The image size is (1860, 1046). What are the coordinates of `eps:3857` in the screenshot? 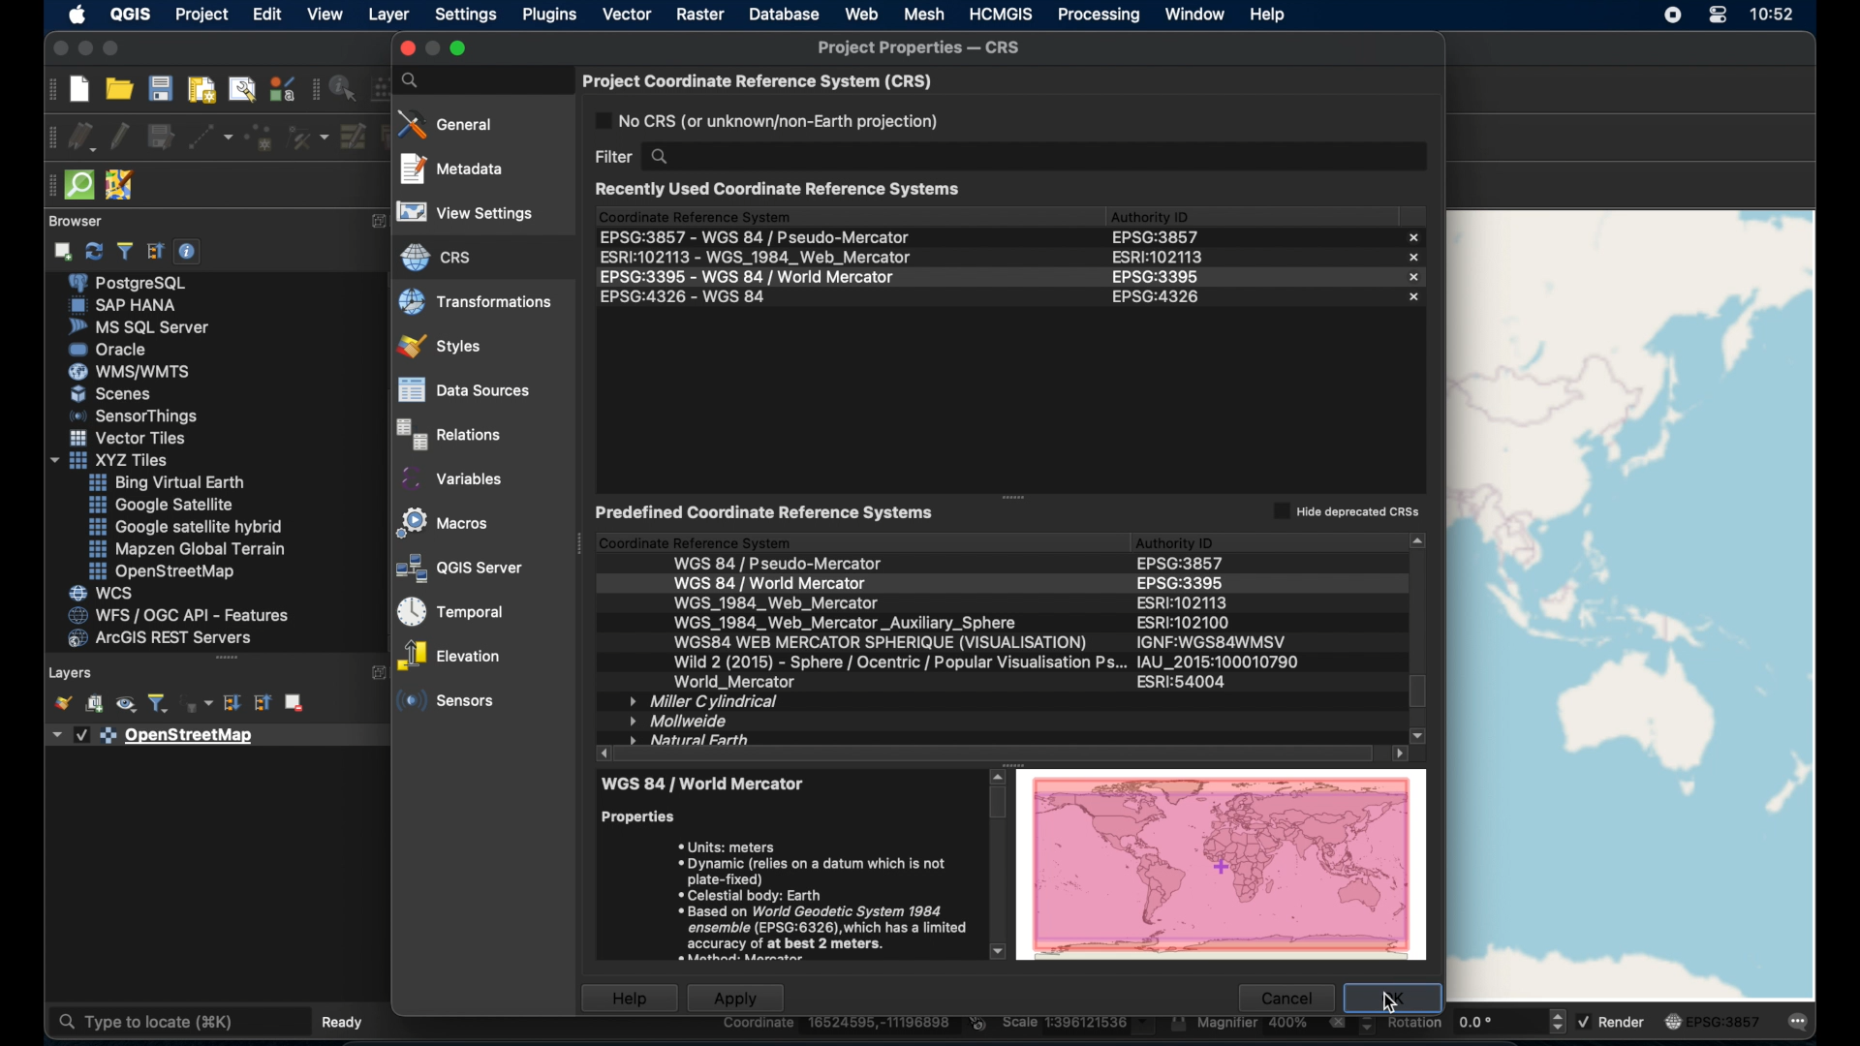 It's located at (1154, 236).